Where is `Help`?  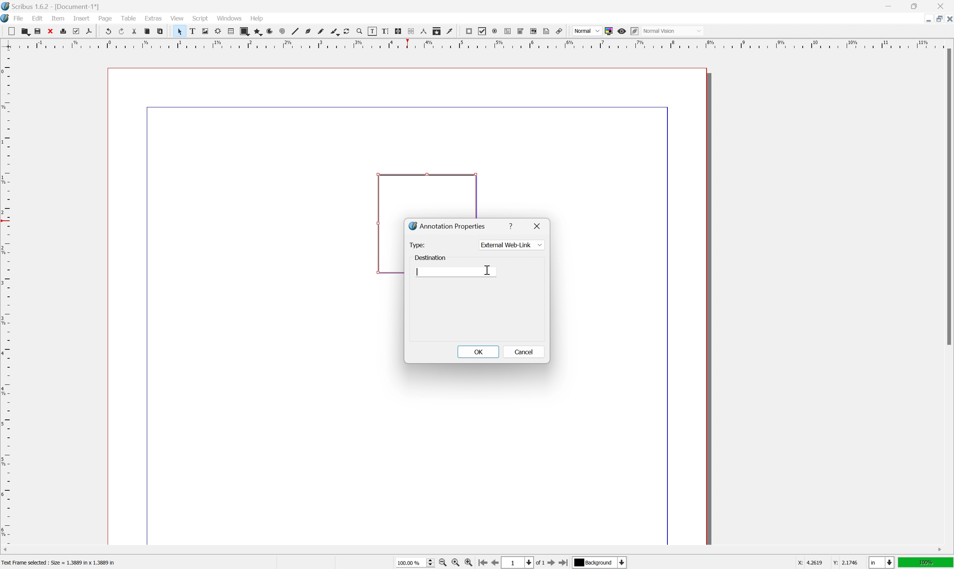
Help is located at coordinates (258, 19).